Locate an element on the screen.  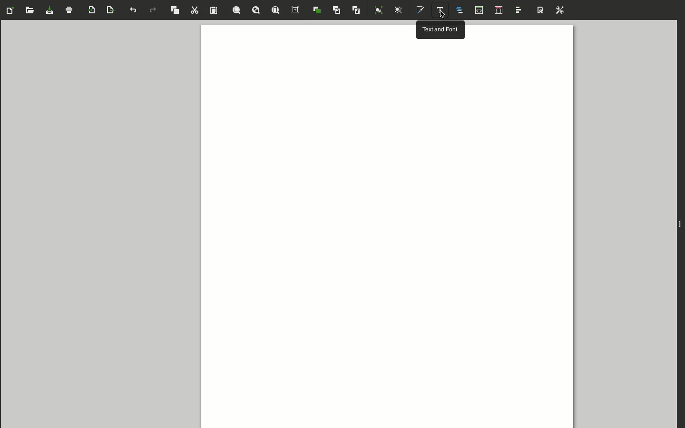
Text selected is located at coordinates (440, 10).